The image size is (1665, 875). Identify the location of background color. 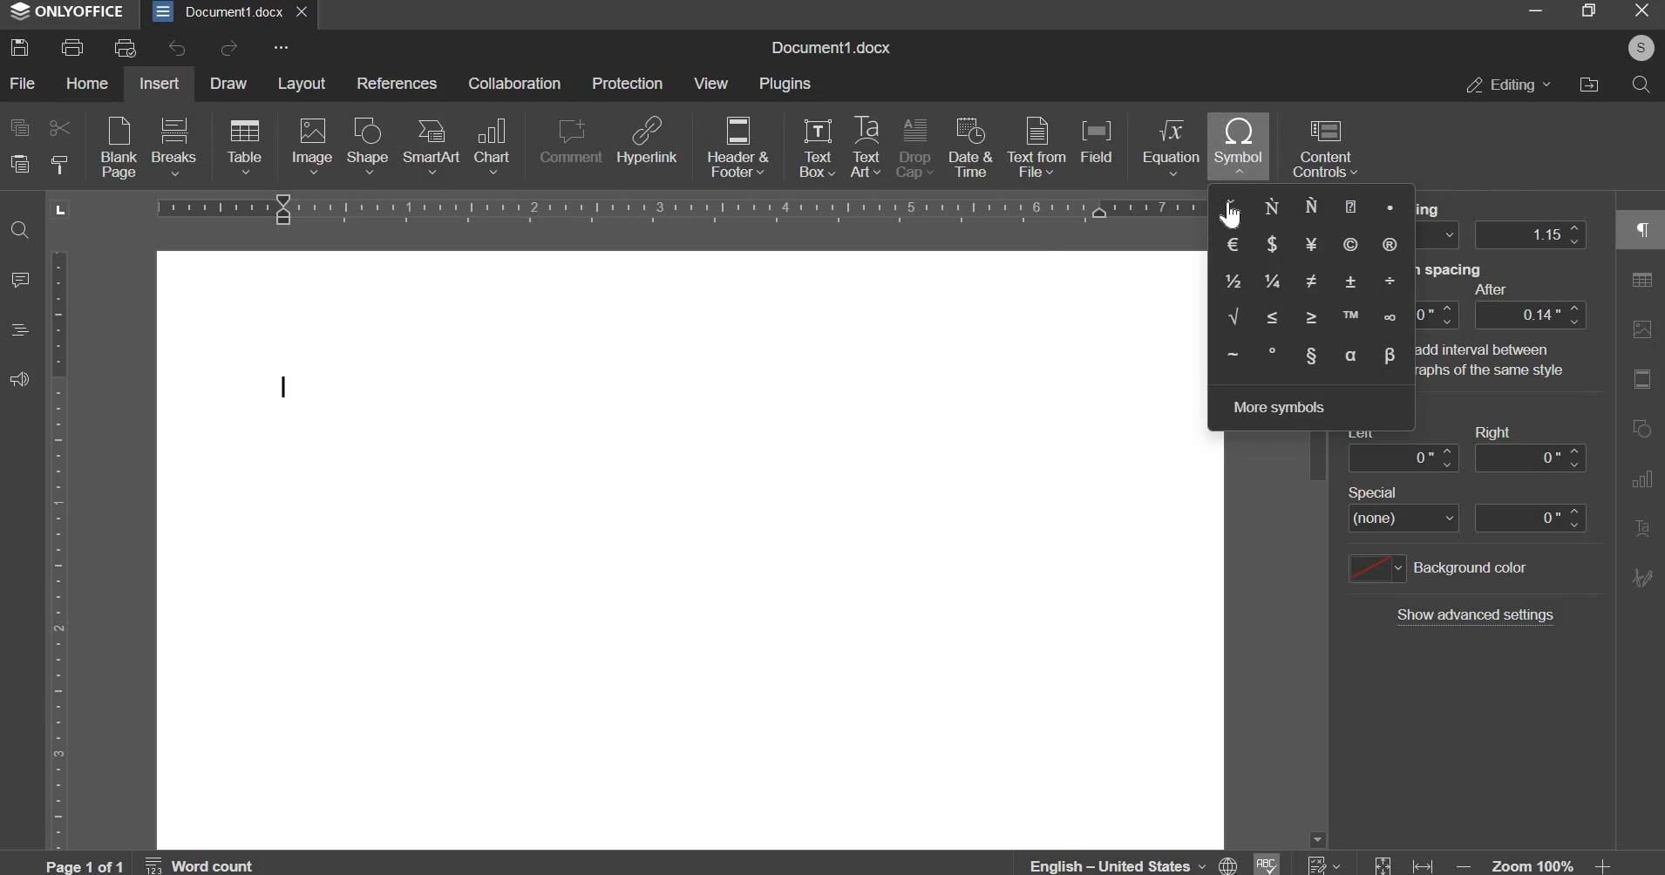
(1437, 568).